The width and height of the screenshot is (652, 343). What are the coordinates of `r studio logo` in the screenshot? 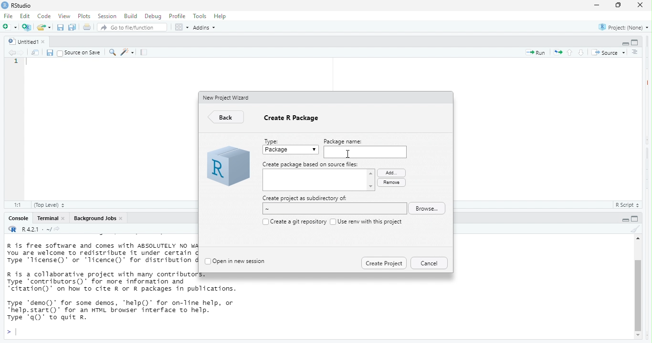 It's located at (4, 5).